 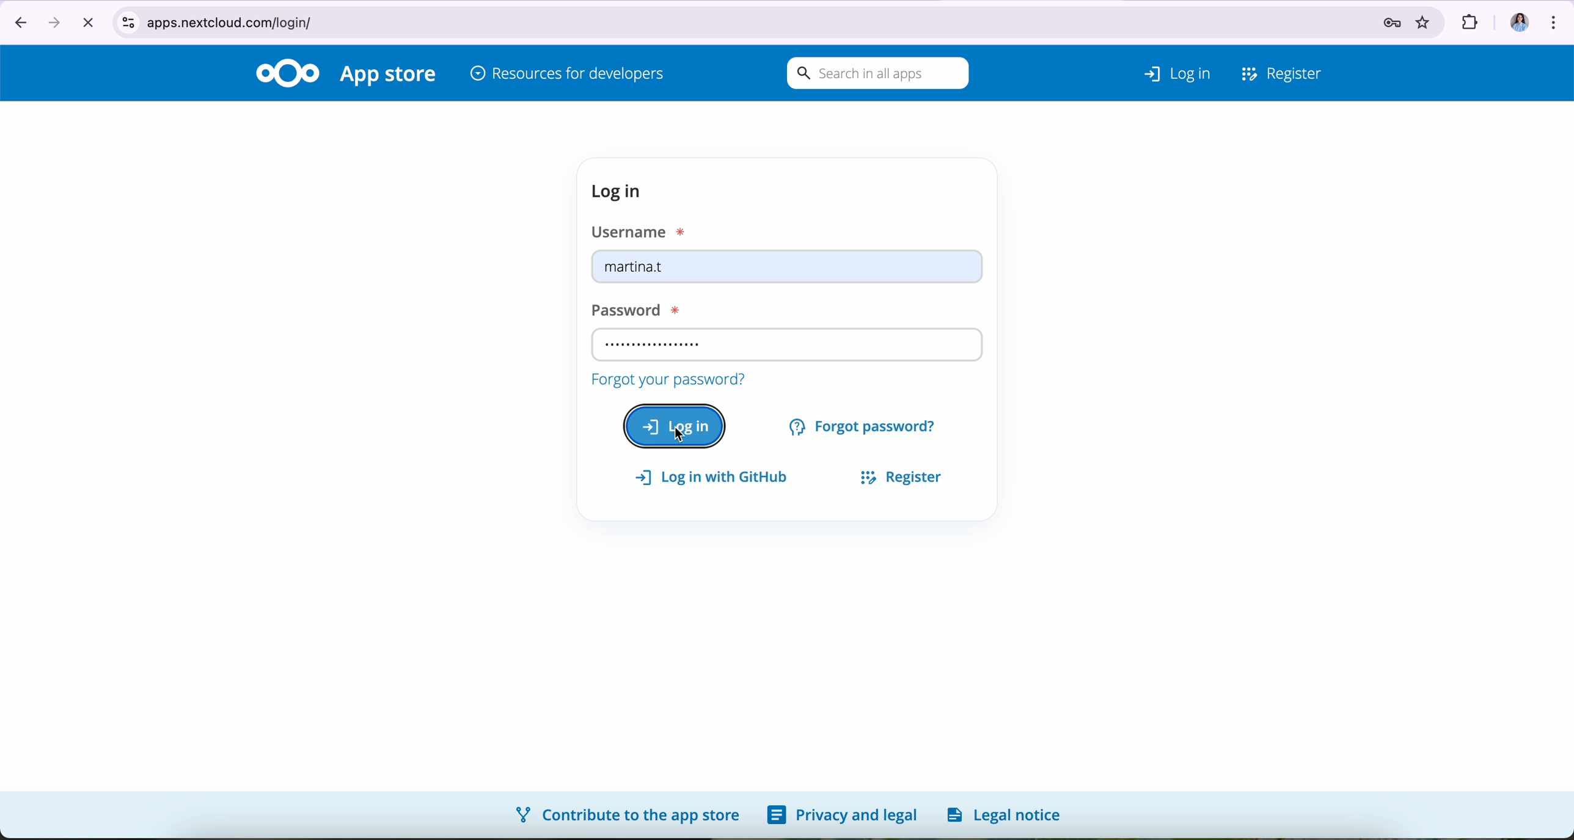 What do you see at coordinates (1556, 19) in the screenshot?
I see `more` at bounding box center [1556, 19].